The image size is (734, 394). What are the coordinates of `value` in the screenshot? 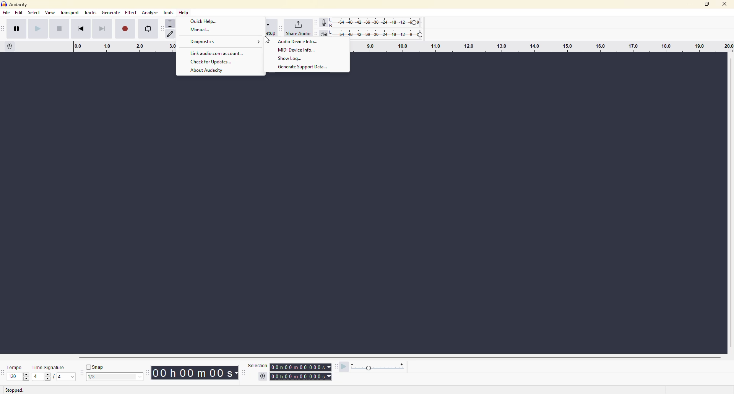 It's located at (44, 376).